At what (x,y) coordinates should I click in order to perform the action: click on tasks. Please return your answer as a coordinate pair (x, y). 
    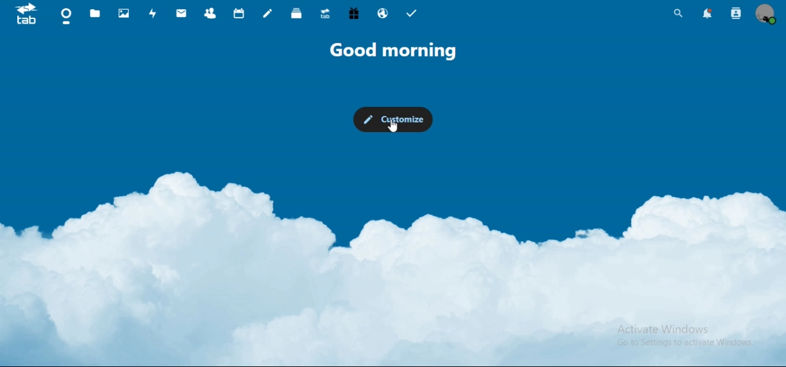
    Looking at the image, I should click on (411, 14).